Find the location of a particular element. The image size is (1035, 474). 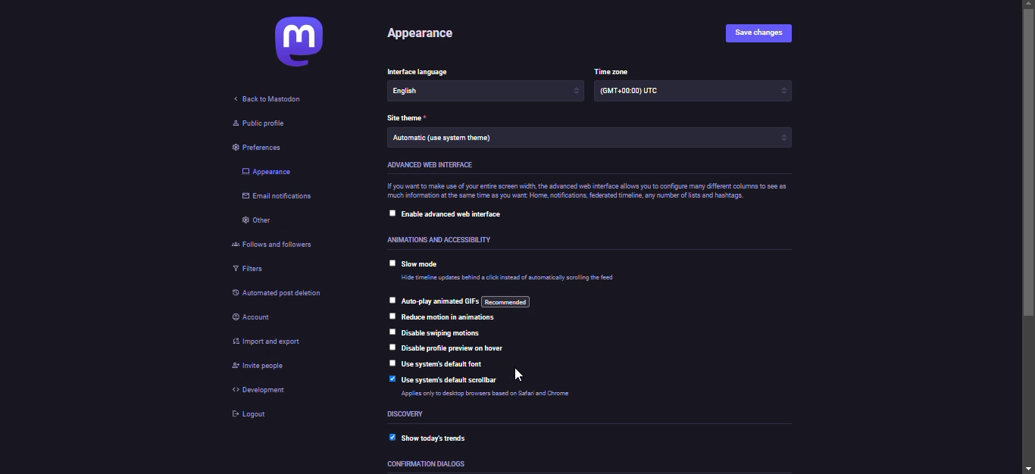

save changes is located at coordinates (756, 33).